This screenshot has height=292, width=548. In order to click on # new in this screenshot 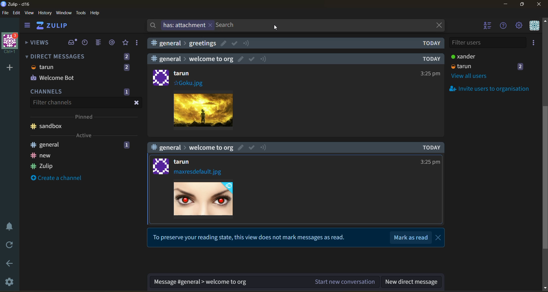, I will do `click(41, 156)`.